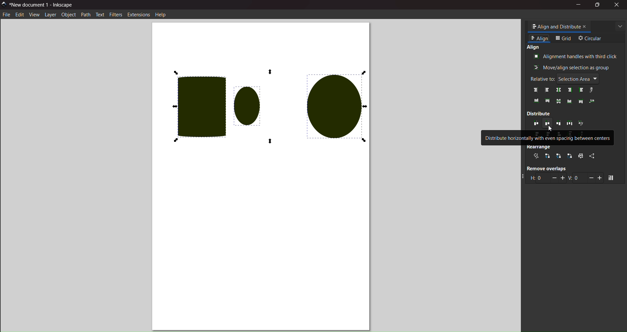 The image size is (627, 332). What do you see at coordinates (570, 124) in the screenshot?
I see `distribute horizontally with even gaps` at bounding box center [570, 124].